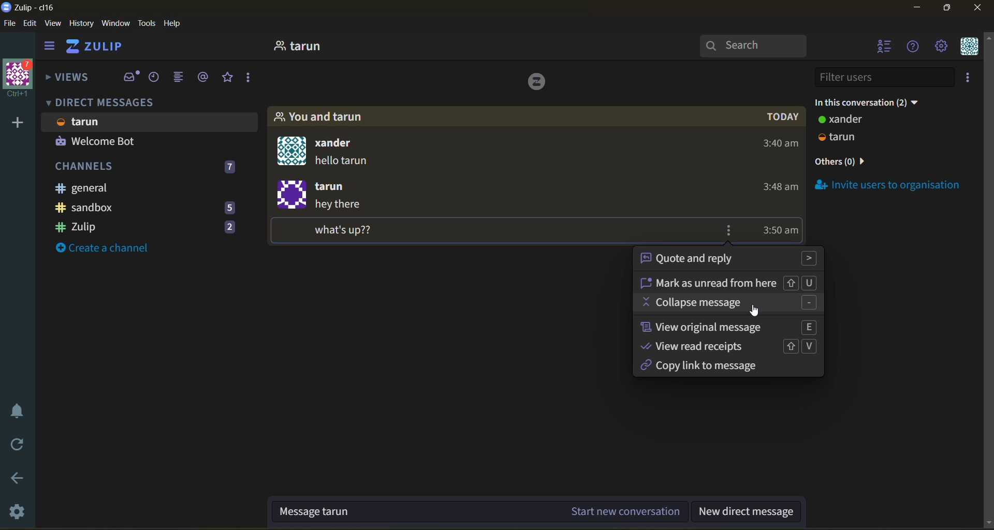  What do you see at coordinates (754, 46) in the screenshot?
I see `search` at bounding box center [754, 46].